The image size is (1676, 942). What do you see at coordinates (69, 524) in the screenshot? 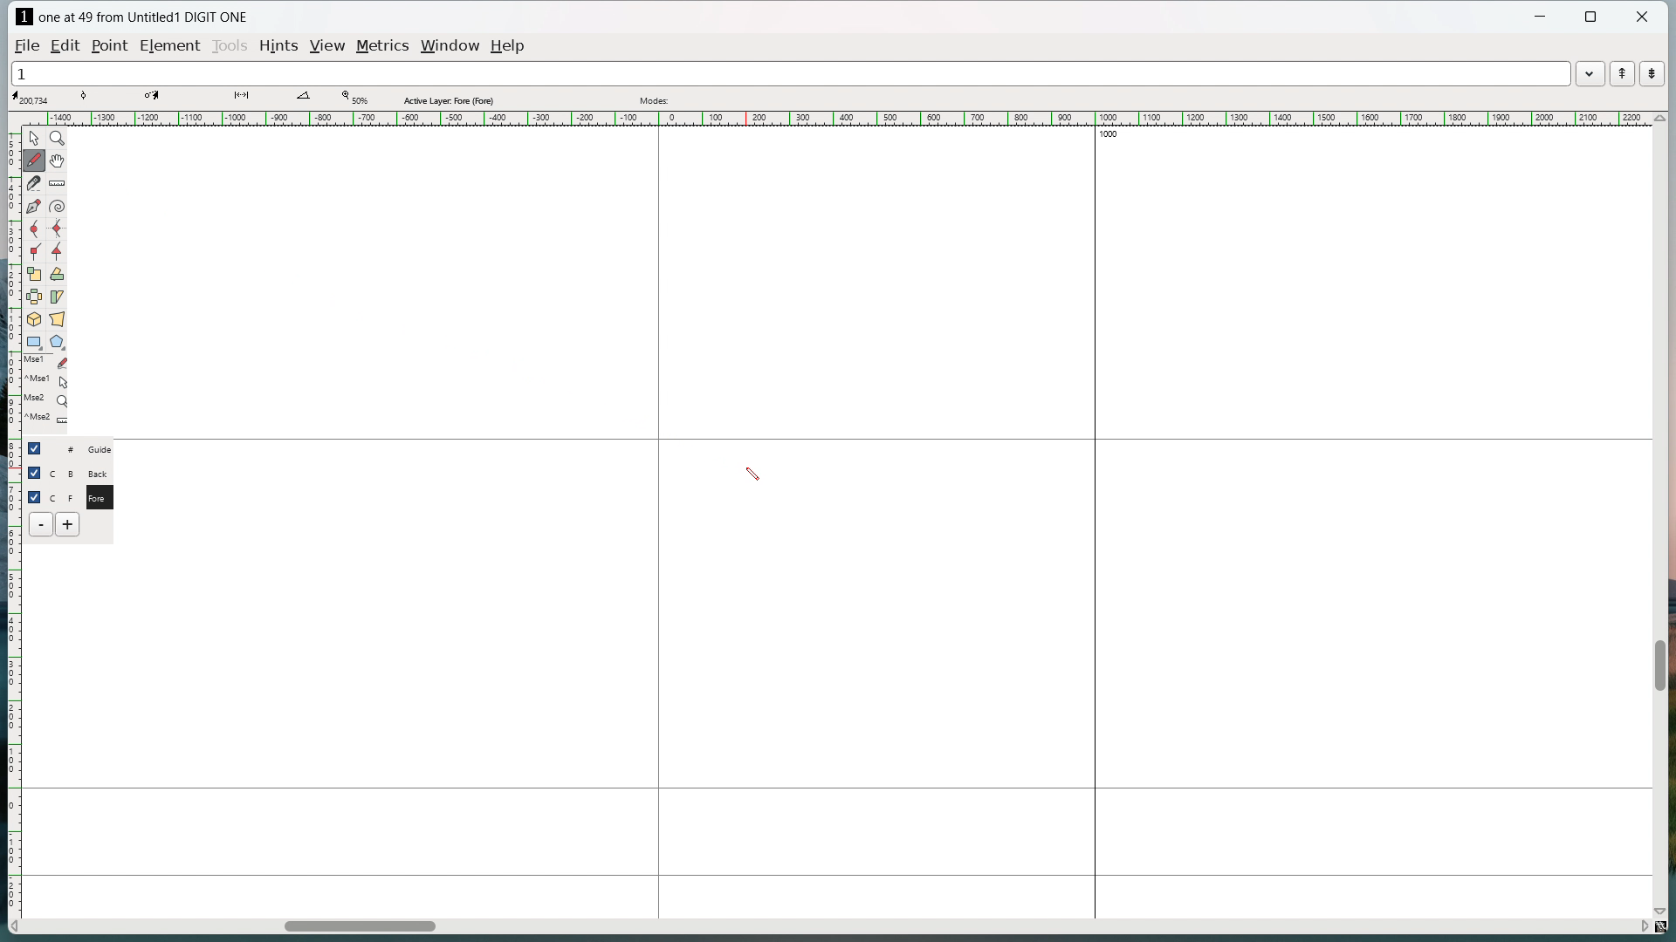
I see `add layer` at bounding box center [69, 524].